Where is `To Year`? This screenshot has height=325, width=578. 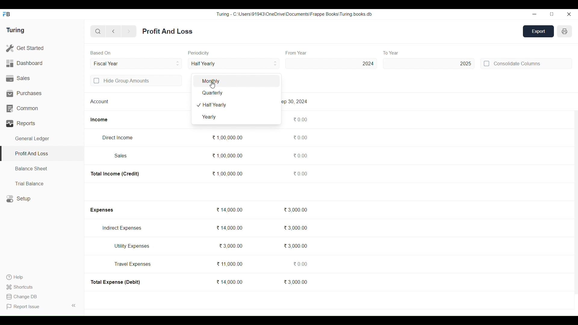
To Year is located at coordinates (391, 53).